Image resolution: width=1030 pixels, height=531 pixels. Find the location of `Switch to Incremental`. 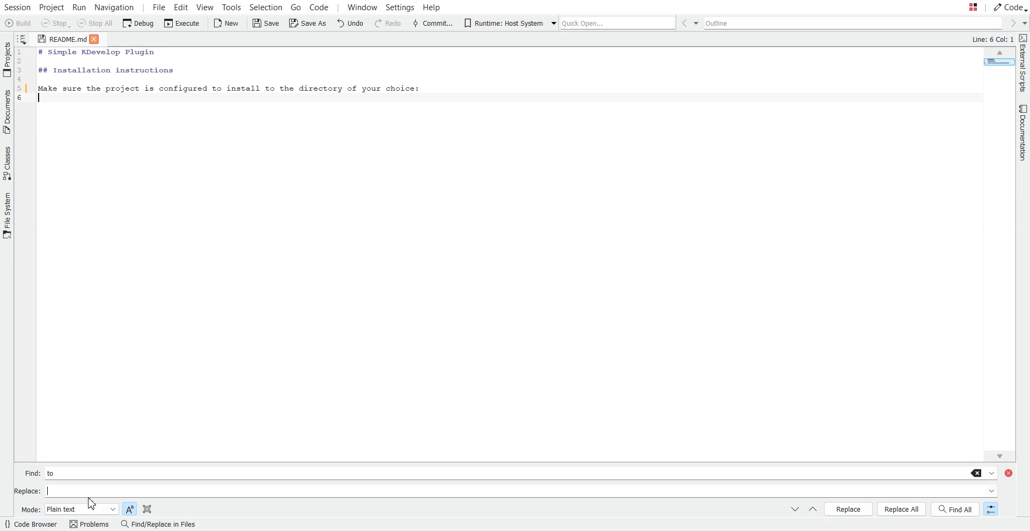

Switch to Incremental is located at coordinates (989, 510).